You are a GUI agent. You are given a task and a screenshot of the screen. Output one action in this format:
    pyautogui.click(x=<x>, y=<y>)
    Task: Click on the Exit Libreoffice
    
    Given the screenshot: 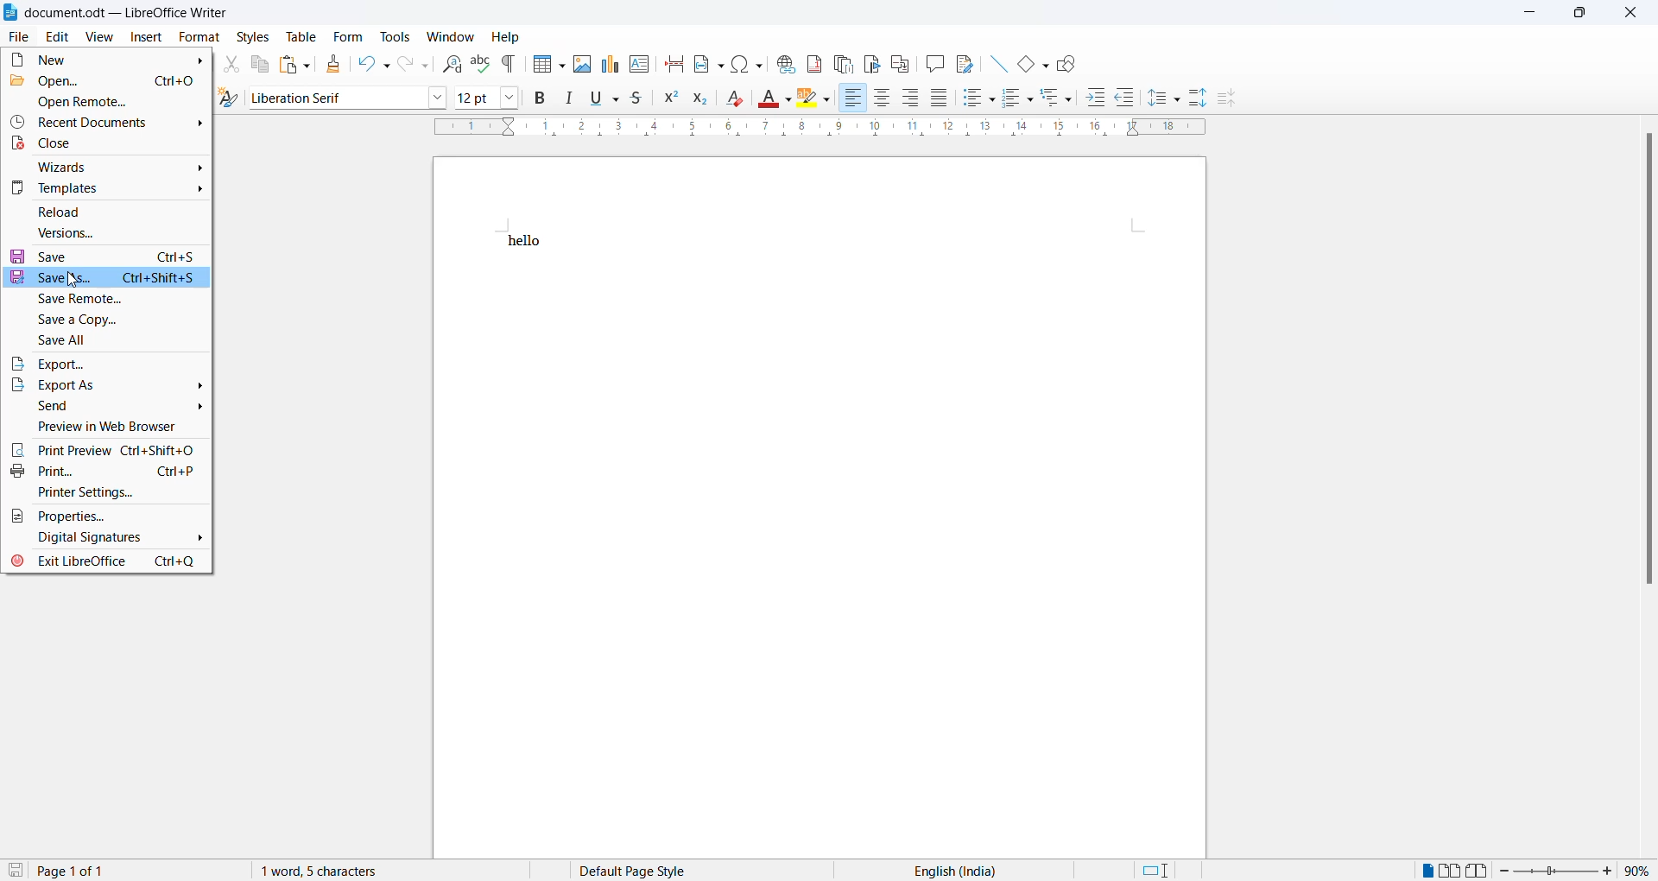 What is the action you would take?
    pyautogui.click(x=110, y=562)
    